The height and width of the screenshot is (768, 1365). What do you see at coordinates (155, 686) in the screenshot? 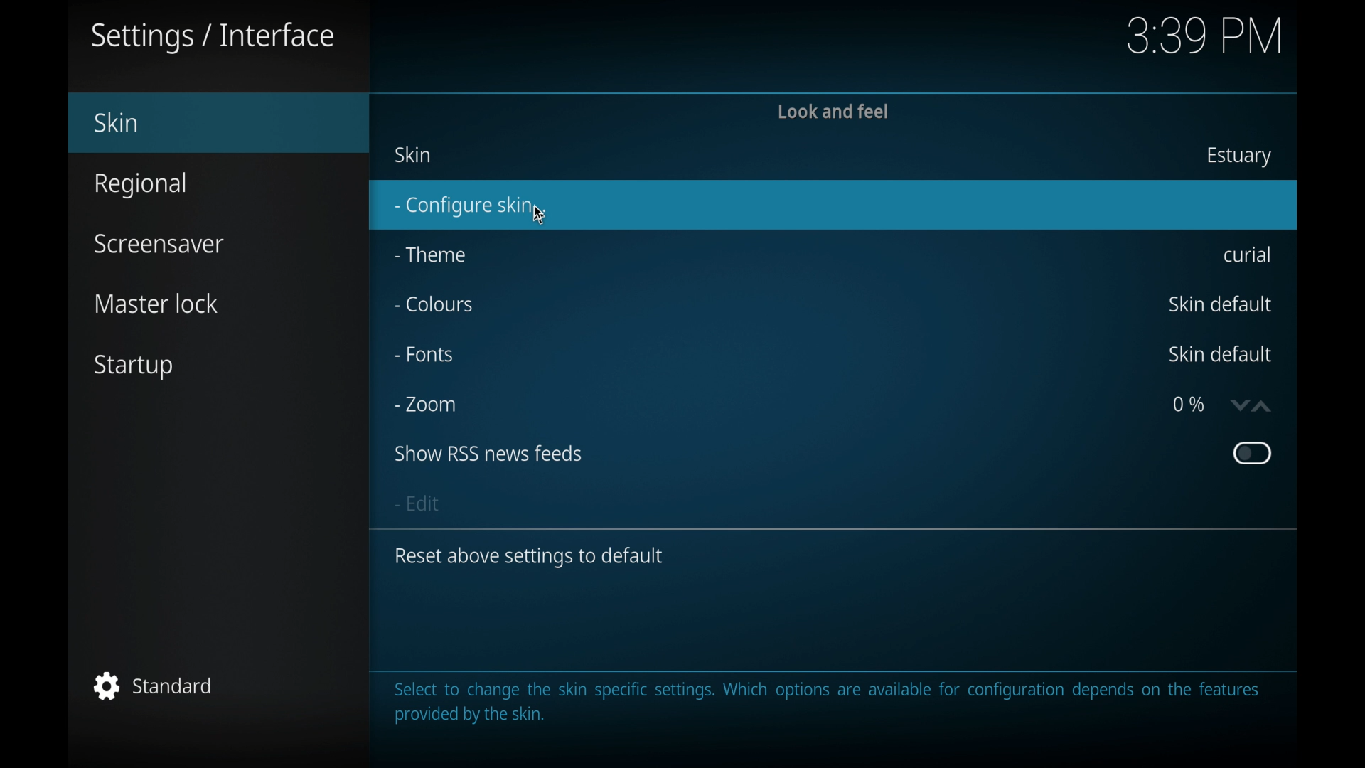
I see `standard` at bounding box center [155, 686].